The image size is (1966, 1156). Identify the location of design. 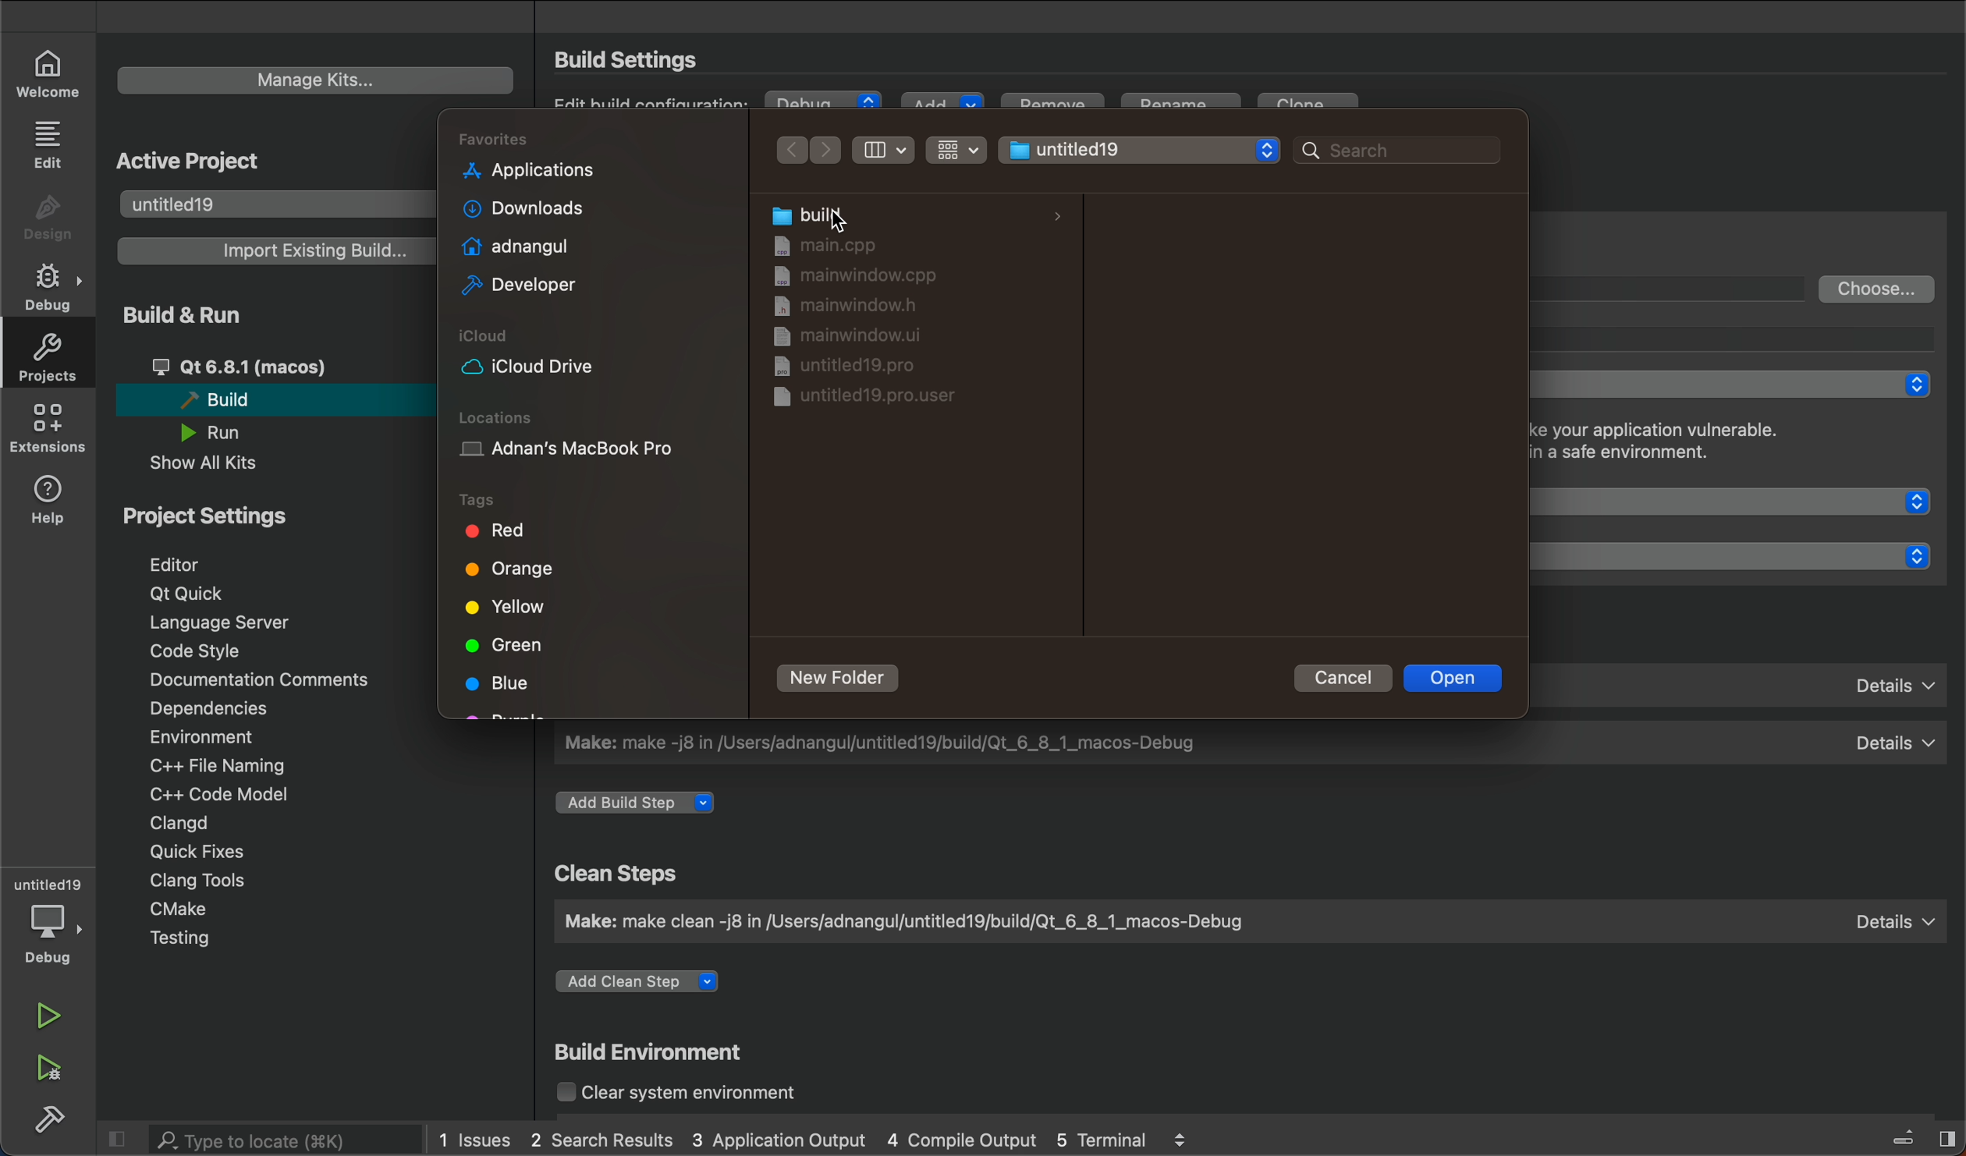
(48, 218).